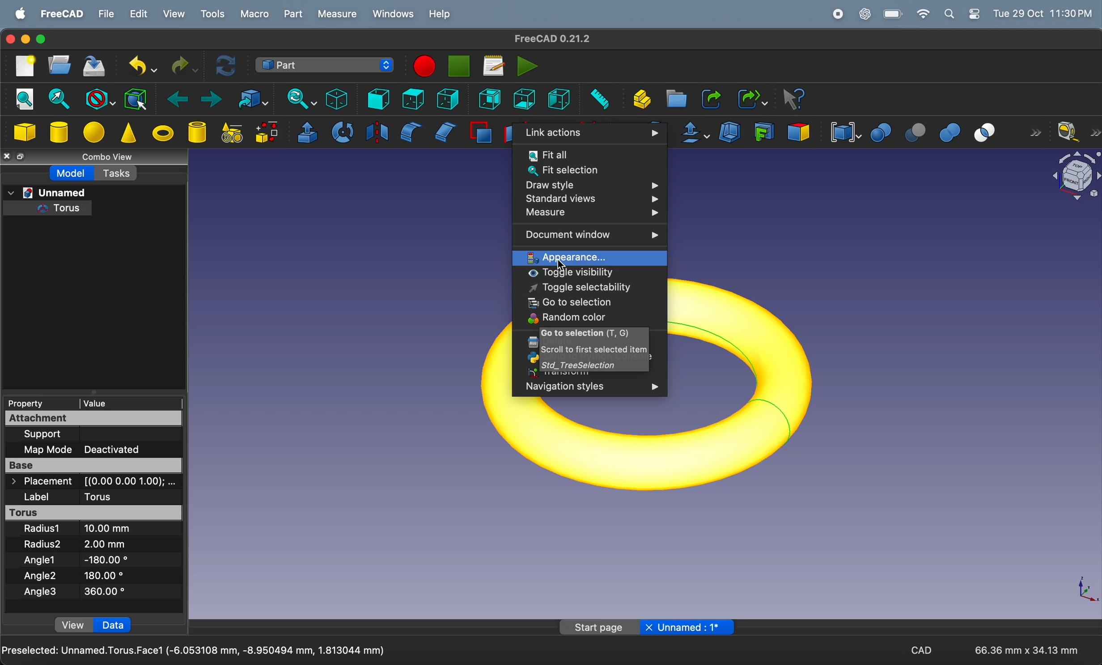  I want to click on offset, so click(693, 133).